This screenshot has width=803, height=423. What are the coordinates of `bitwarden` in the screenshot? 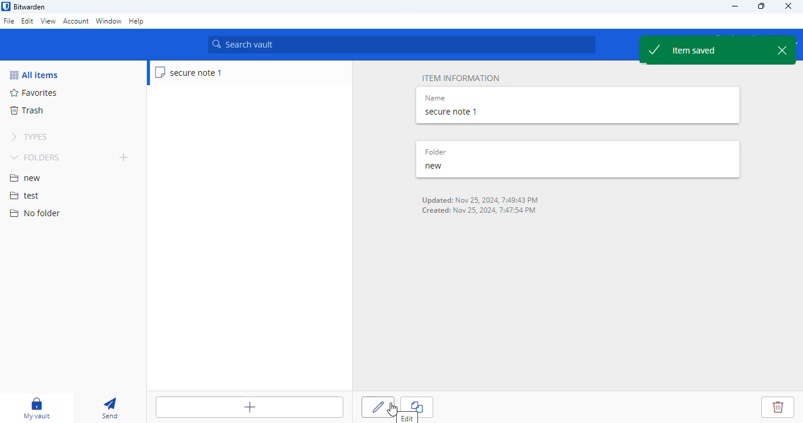 It's located at (30, 7).